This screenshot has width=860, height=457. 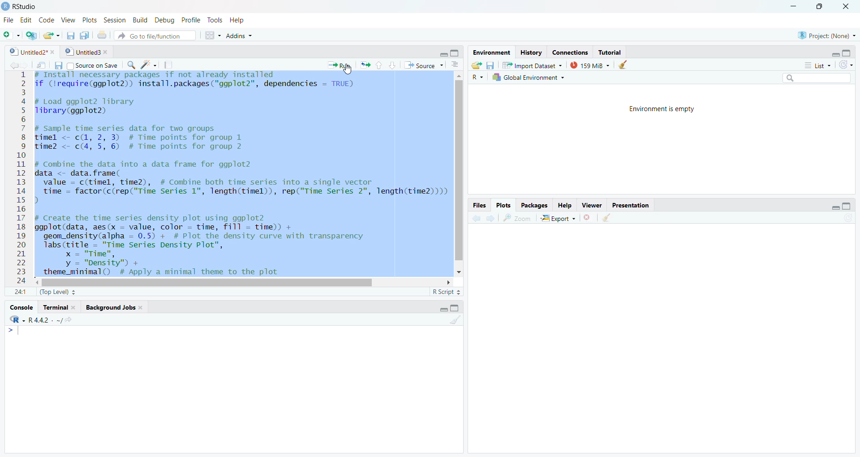 I want to click on Workspace panes, so click(x=212, y=35).